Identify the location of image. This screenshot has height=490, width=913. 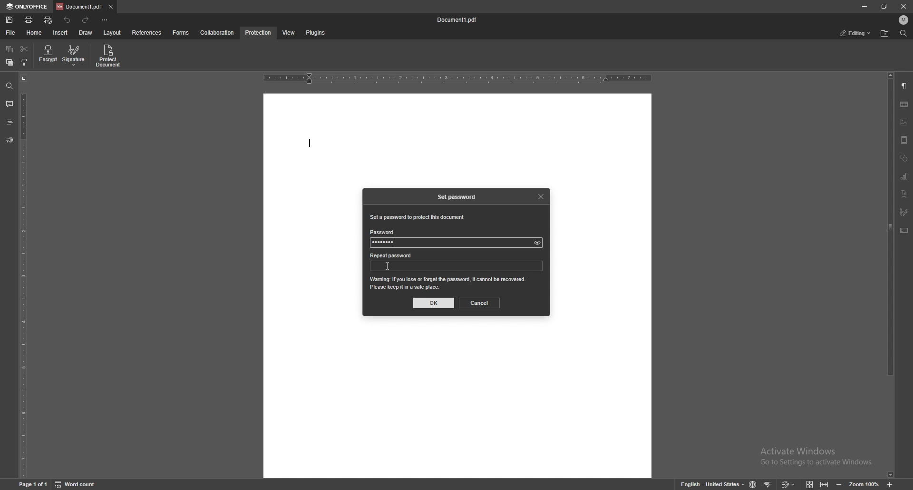
(904, 122).